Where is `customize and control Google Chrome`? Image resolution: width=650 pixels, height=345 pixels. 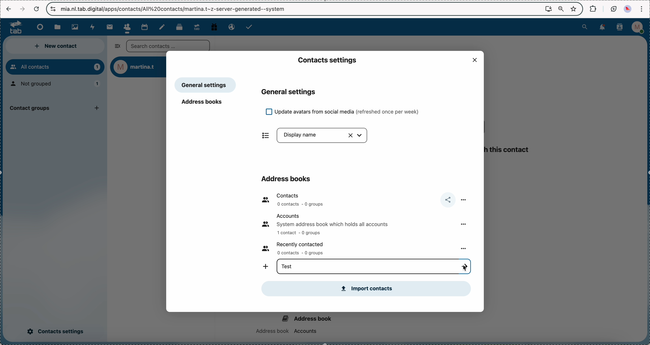
customize and control Google Chrome is located at coordinates (643, 8).